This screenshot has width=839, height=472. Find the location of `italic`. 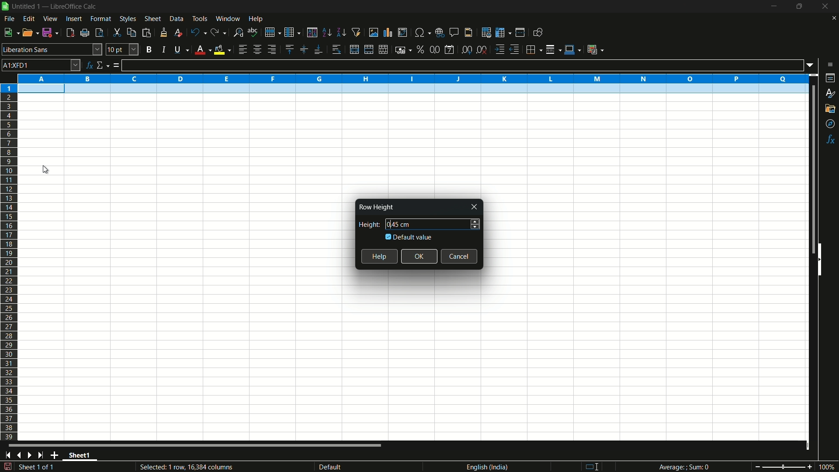

italic is located at coordinates (163, 49).